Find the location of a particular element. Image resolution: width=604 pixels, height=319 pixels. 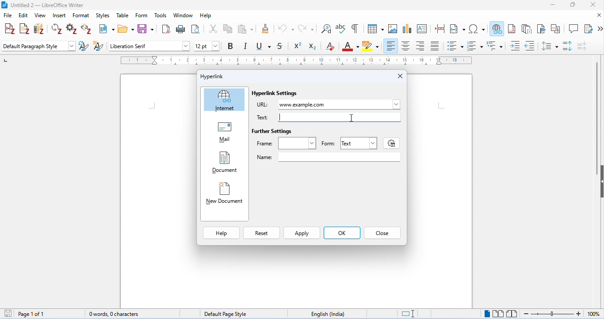

align right is located at coordinates (421, 46).